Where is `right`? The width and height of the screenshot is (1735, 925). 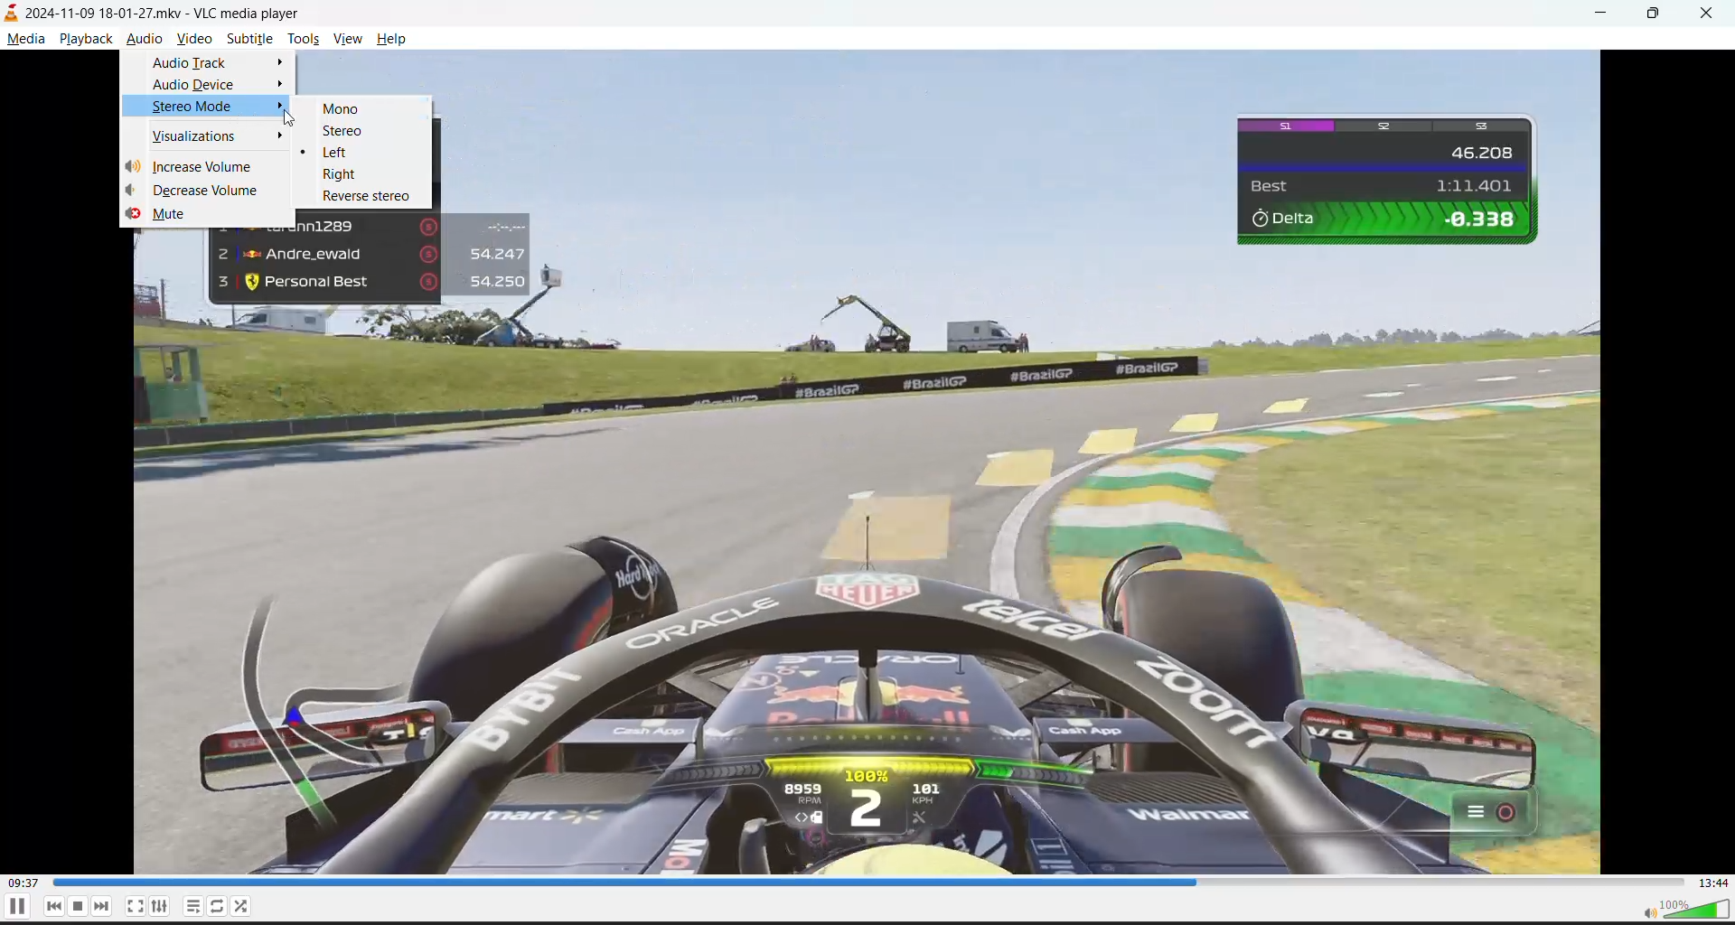 right is located at coordinates (352, 173).